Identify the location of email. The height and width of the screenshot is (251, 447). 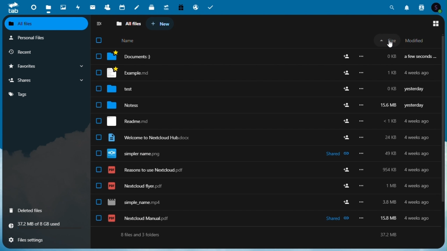
(93, 7).